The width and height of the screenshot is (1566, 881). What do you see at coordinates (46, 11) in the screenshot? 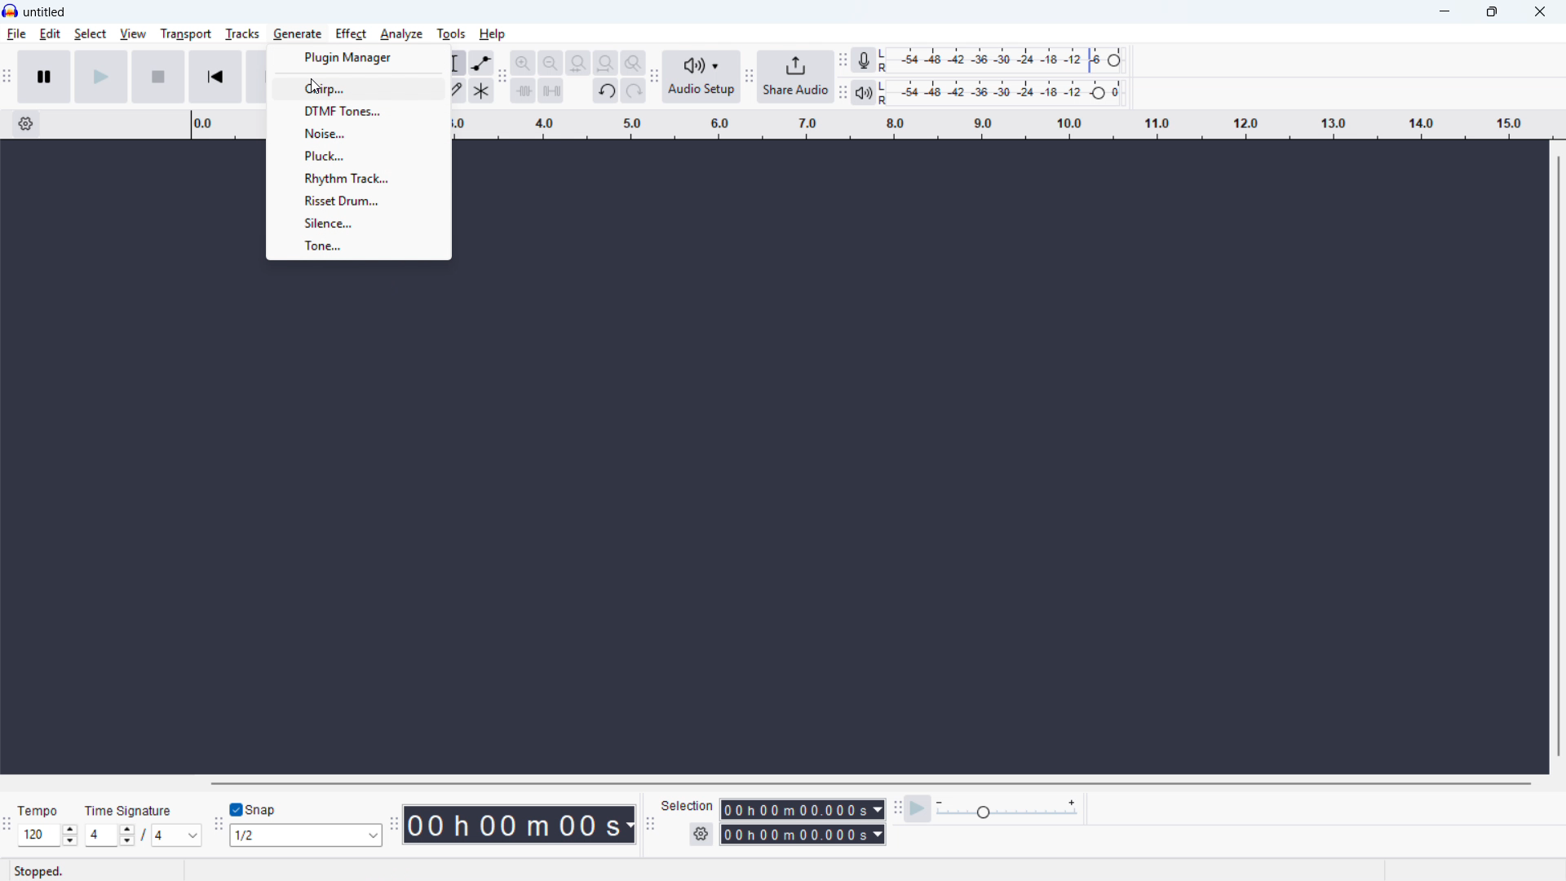
I see `untitled` at bounding box center [46, 11].